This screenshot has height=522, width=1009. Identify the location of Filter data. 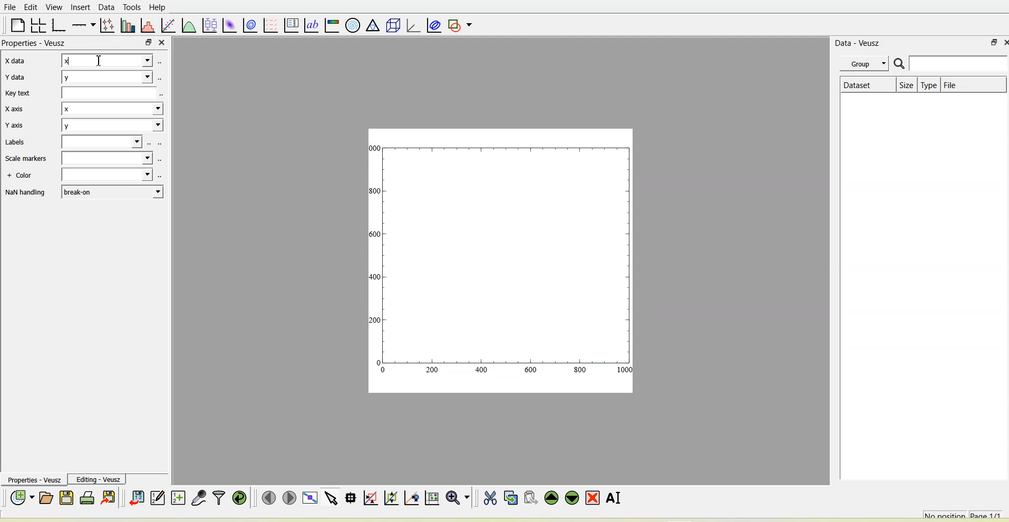
(219, 498).